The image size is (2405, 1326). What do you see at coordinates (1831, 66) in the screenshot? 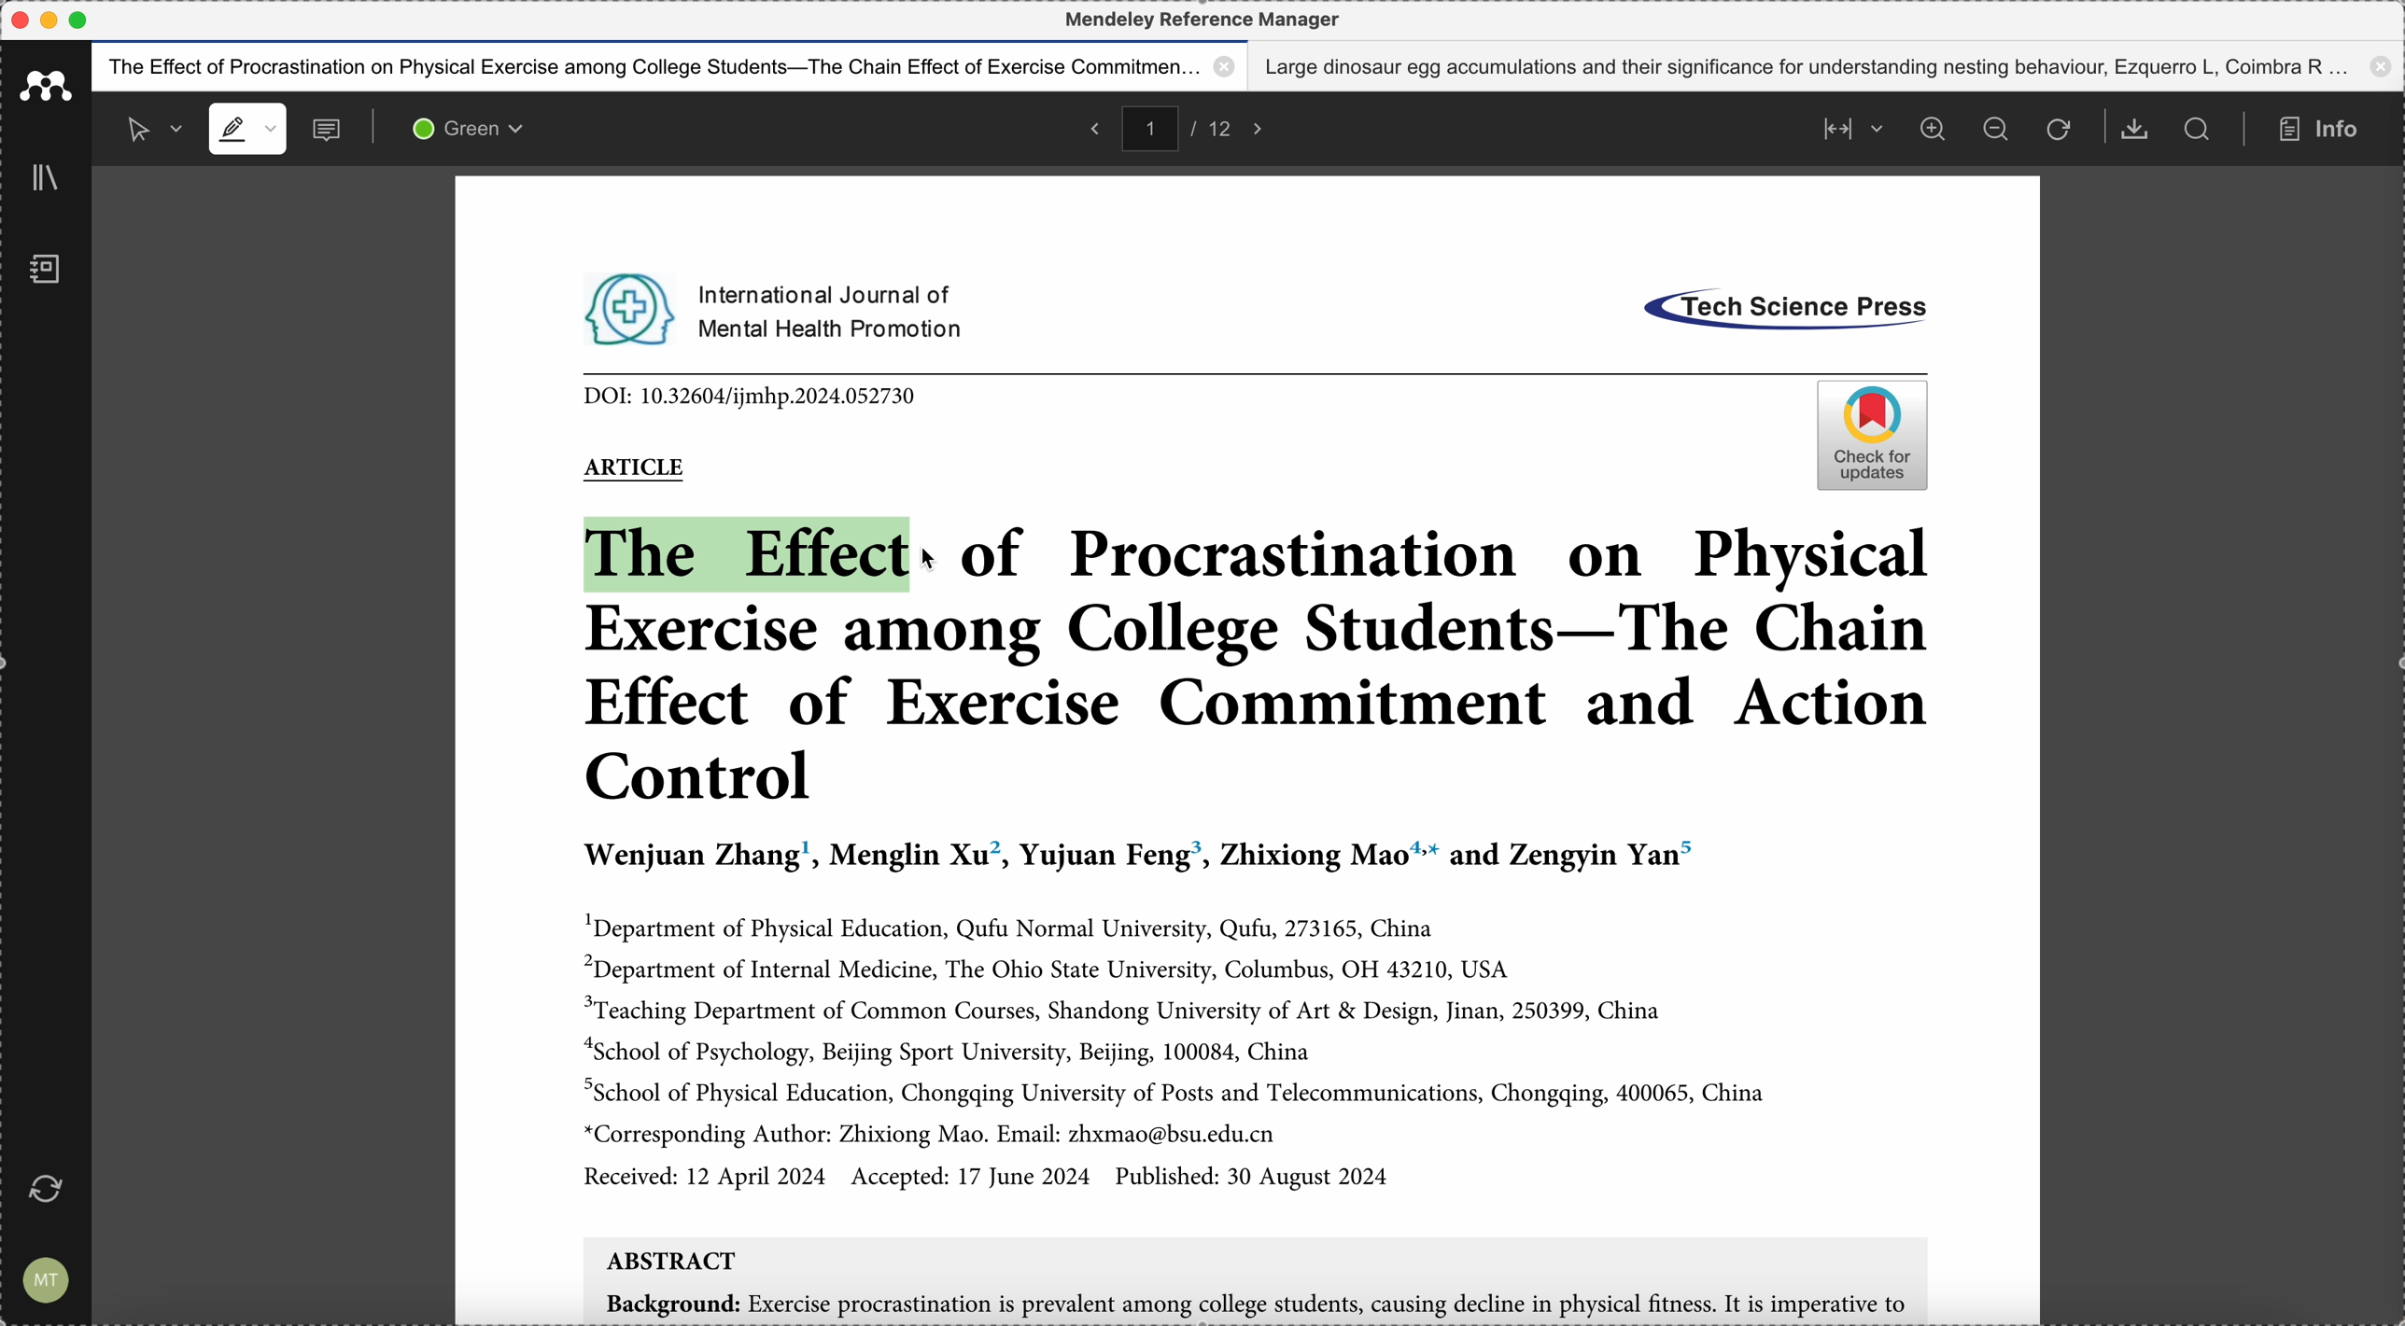
I see `Large dinosaur egg accumulations and their significance for understanding nesting behaviour, Ezquerro` at bounding box center [1831, 66].